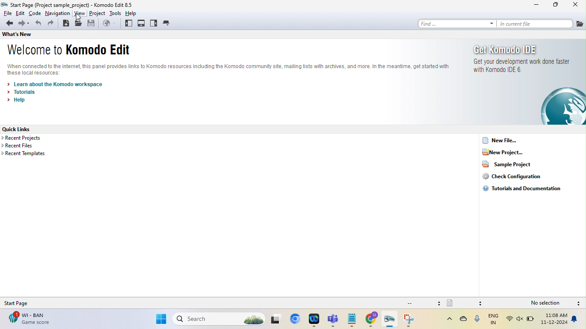 The height and width of the screenshot is (329, 586). I want to click on new, so click(65, 24).